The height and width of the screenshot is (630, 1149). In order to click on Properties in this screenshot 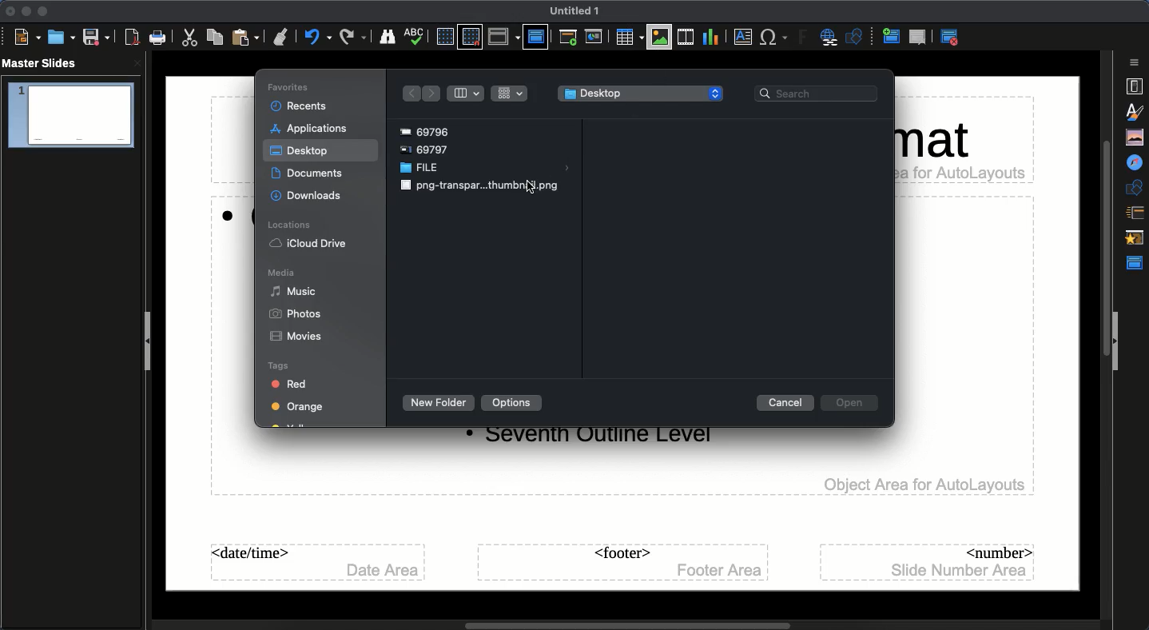, I will do `click(1134, 86)`.